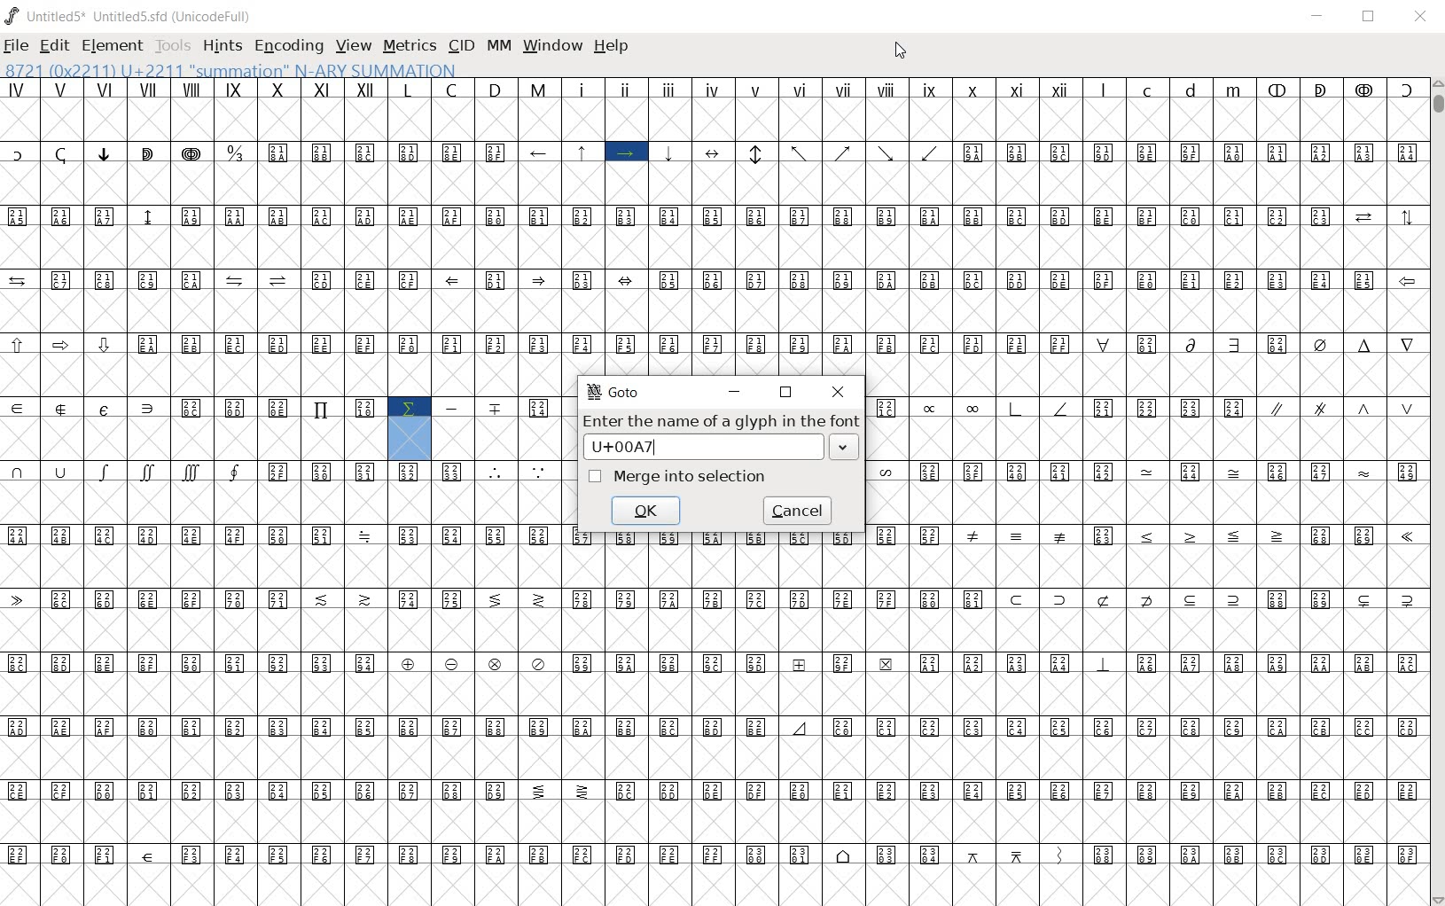  I want to click on special symbols, so click(717, 790).